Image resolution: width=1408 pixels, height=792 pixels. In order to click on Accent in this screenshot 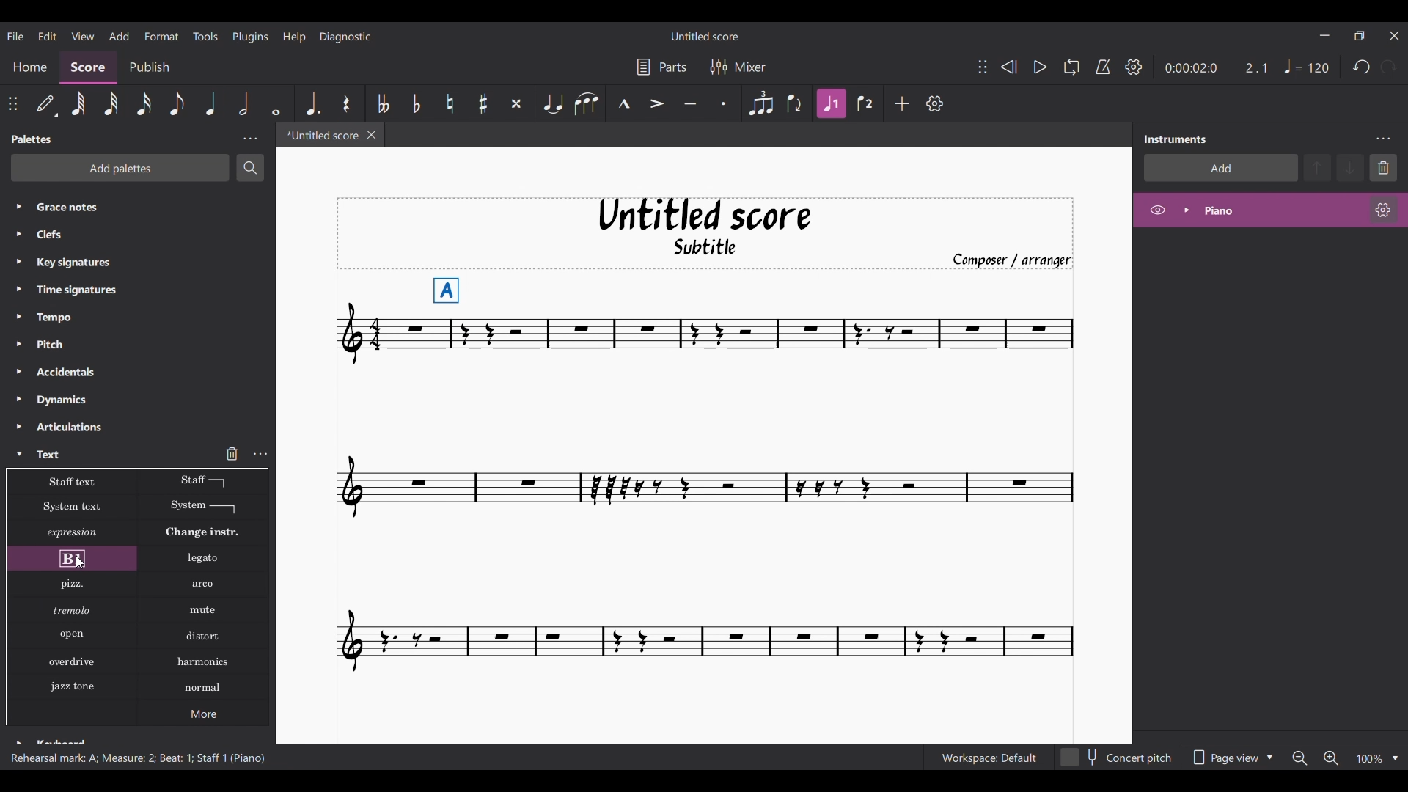, I will do `click(658, 104)`.